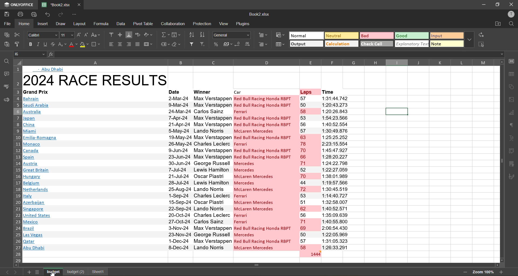 The height and width of the screenshot is (276, 518). Describe the element at coordinates (48, 15) in the screenshot. I see `undo` at that location.